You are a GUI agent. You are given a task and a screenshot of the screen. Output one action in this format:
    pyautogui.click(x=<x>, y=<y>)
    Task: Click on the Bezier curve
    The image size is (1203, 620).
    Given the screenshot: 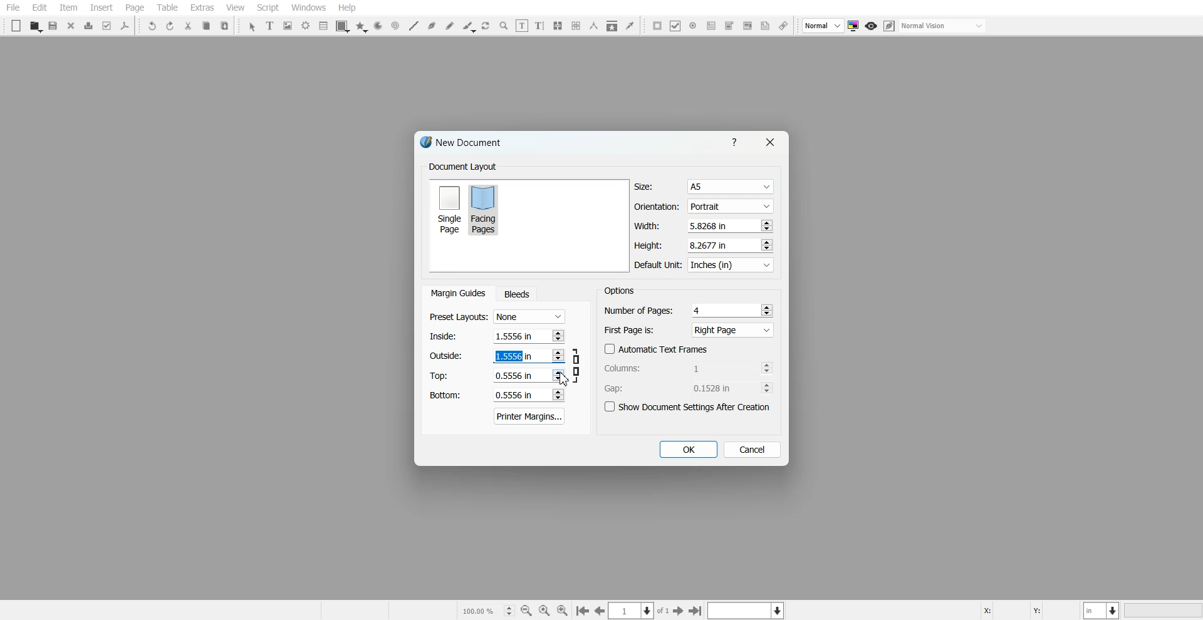 What is the action you would take?
    pyautogui.click(x=432, y=26)
    